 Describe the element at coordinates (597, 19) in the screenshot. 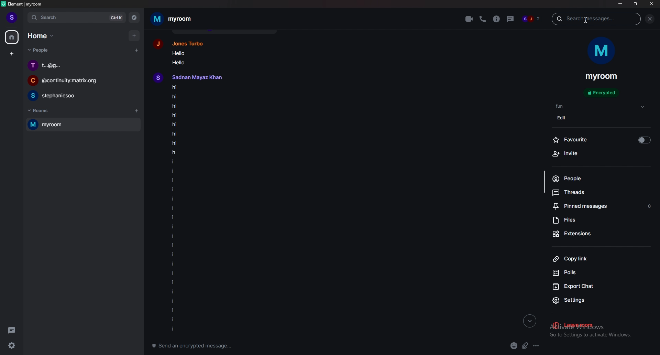

I see `search message` at that location.